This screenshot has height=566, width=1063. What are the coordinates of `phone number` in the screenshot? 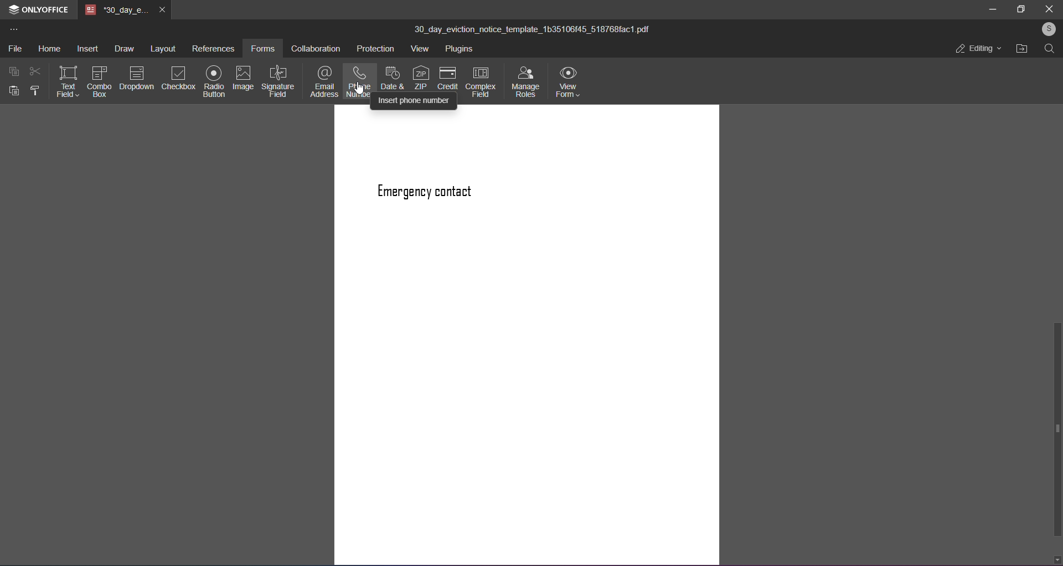 It's located at (360, 81).